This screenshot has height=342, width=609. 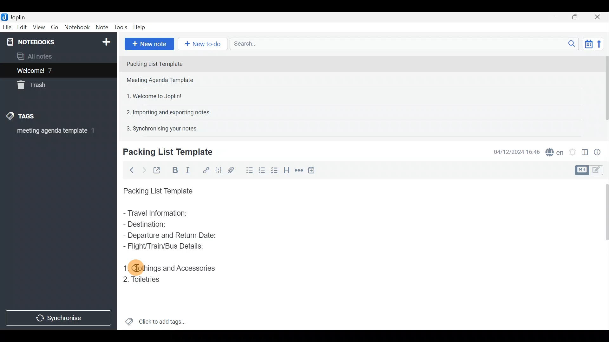 What do you see at coordinates (161, 214) in the screenshot?
I see `Travel Information:` at bounding box center [161, 214].